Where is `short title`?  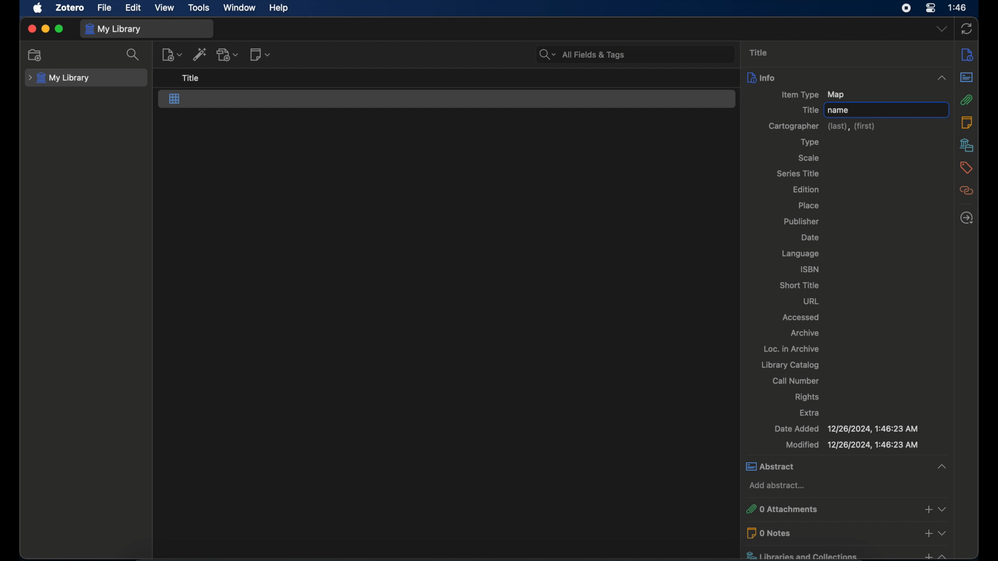
short title is located at coordinates (801, 286).